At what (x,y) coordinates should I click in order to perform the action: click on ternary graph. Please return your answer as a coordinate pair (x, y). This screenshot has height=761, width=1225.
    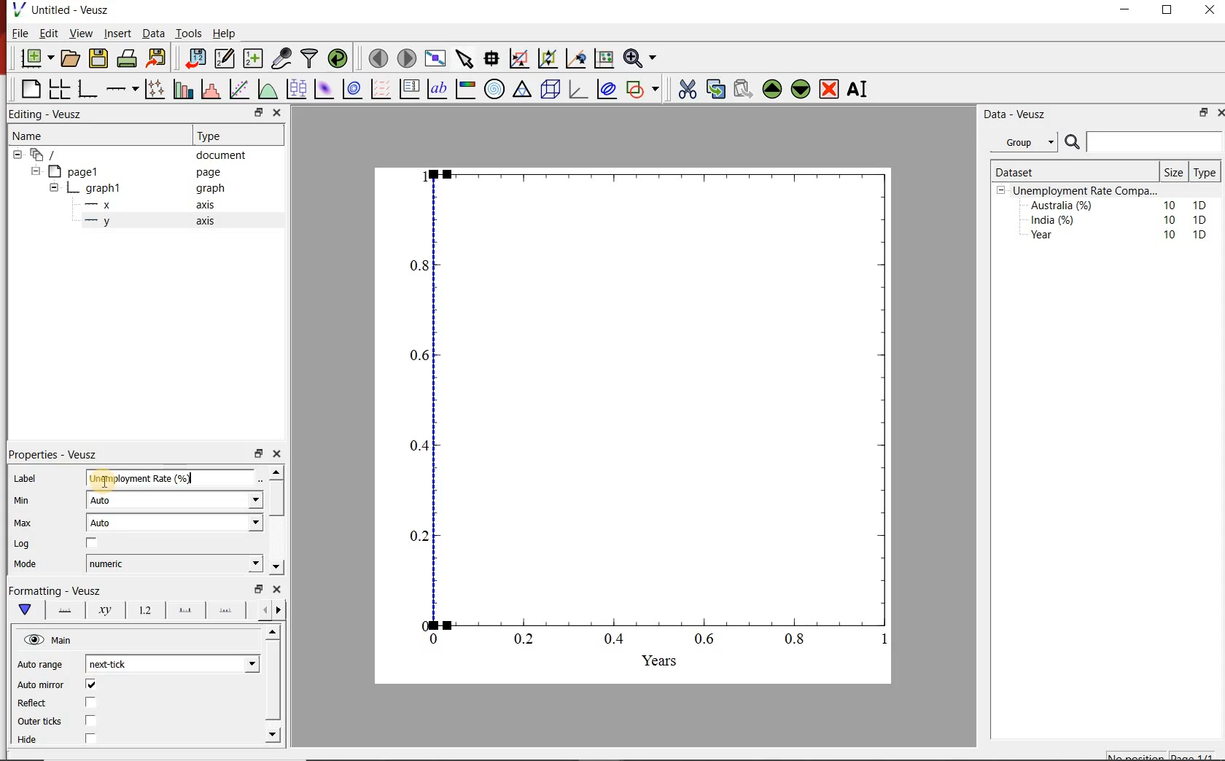
    Looking at the image, I should click on (522, 89).